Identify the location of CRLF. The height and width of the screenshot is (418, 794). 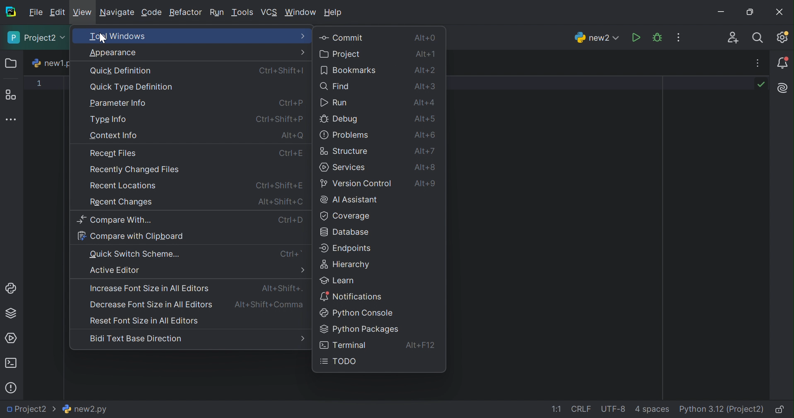
(580, 408).